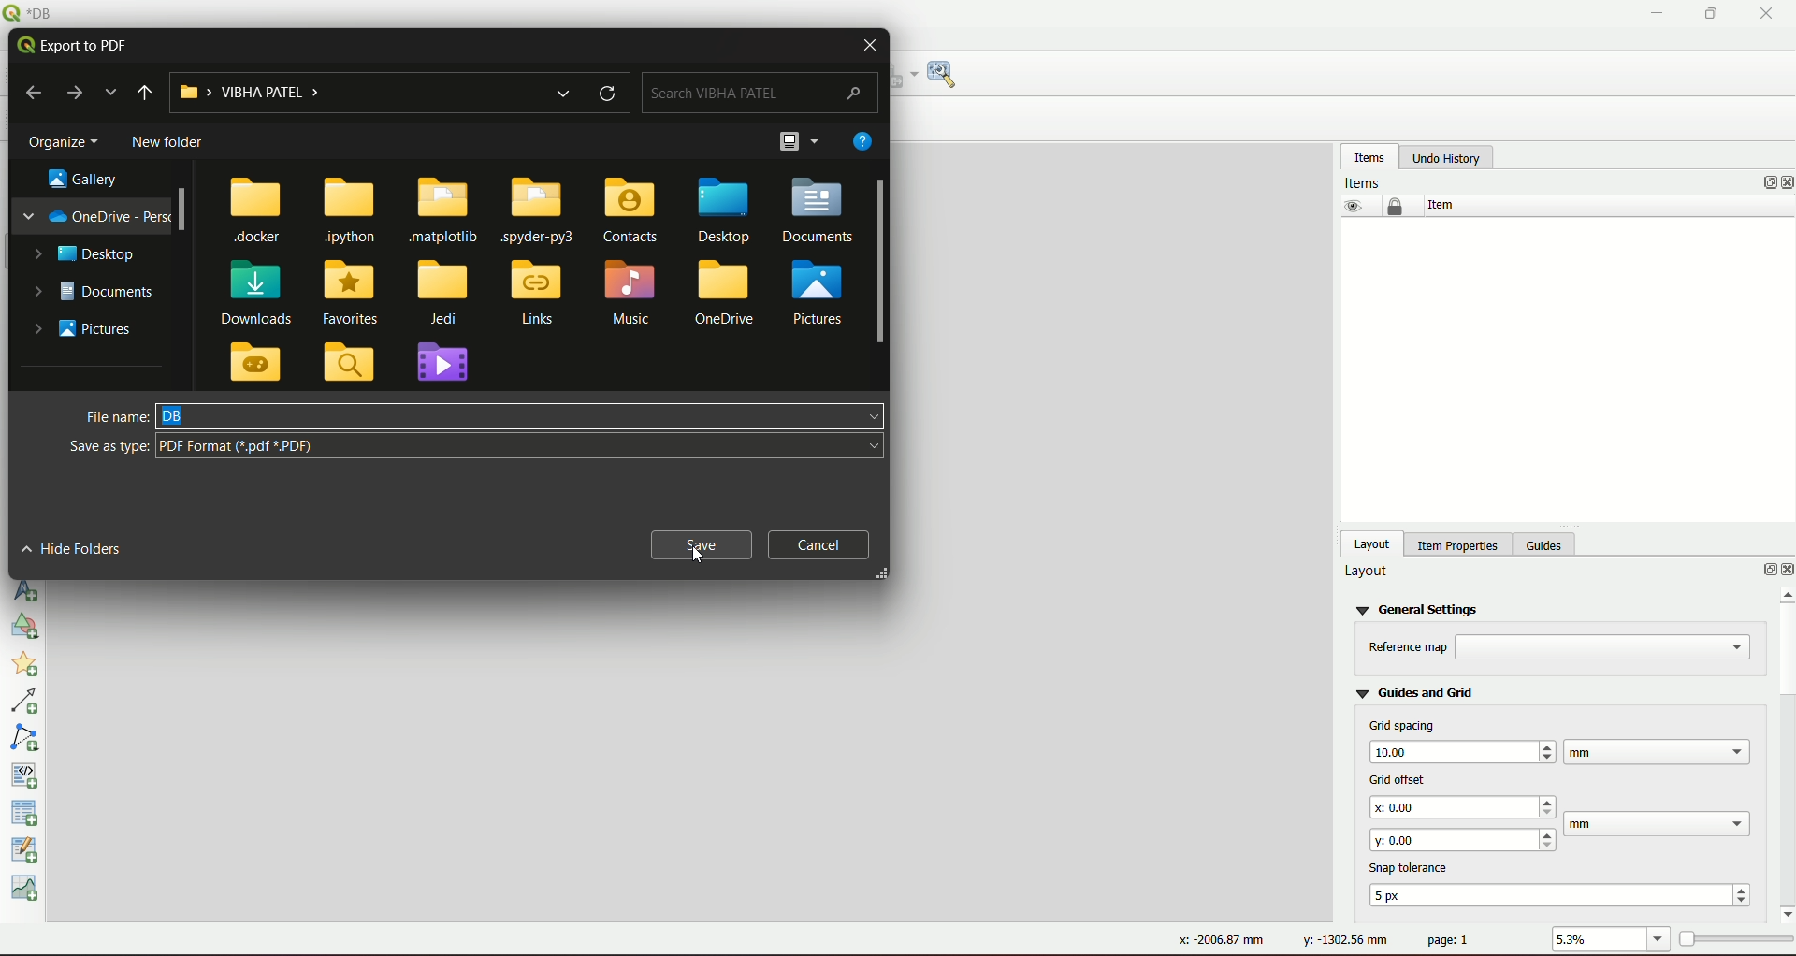 This screenshot has width=1796, height=956. I want to click on folder up, so click(145, 93).